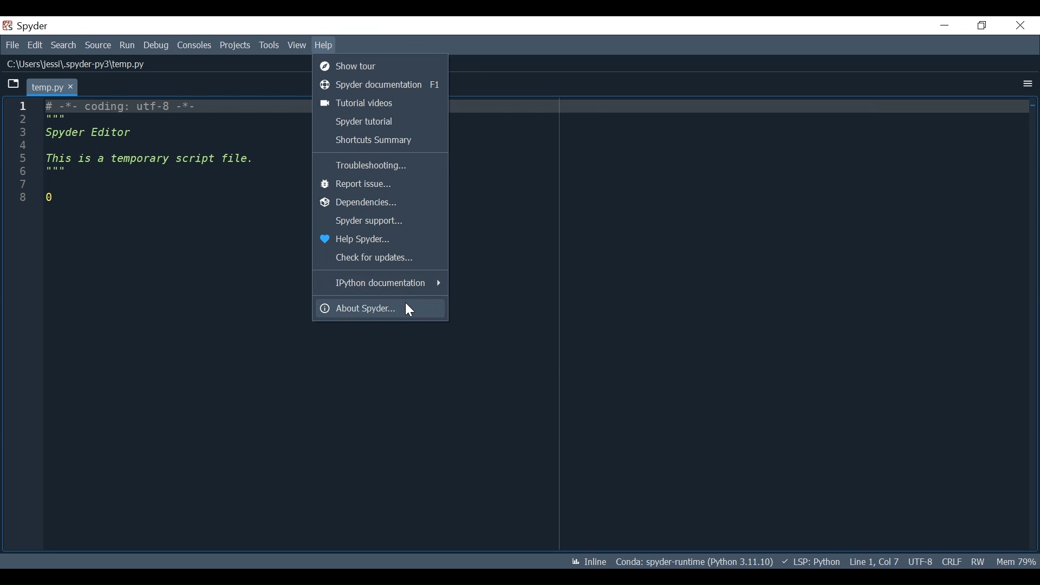 This screenshot has width=1040, height=585. What do you see at coordinates (381, 86) in the screenshot?
I see `Spyder Documentation` at bounding box center [381, 86].